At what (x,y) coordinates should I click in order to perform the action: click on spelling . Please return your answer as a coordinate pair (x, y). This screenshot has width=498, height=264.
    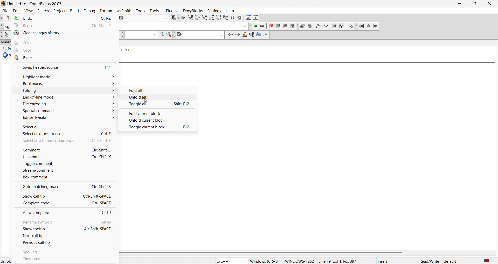
    Looking at the image, I should click on (65, 252).